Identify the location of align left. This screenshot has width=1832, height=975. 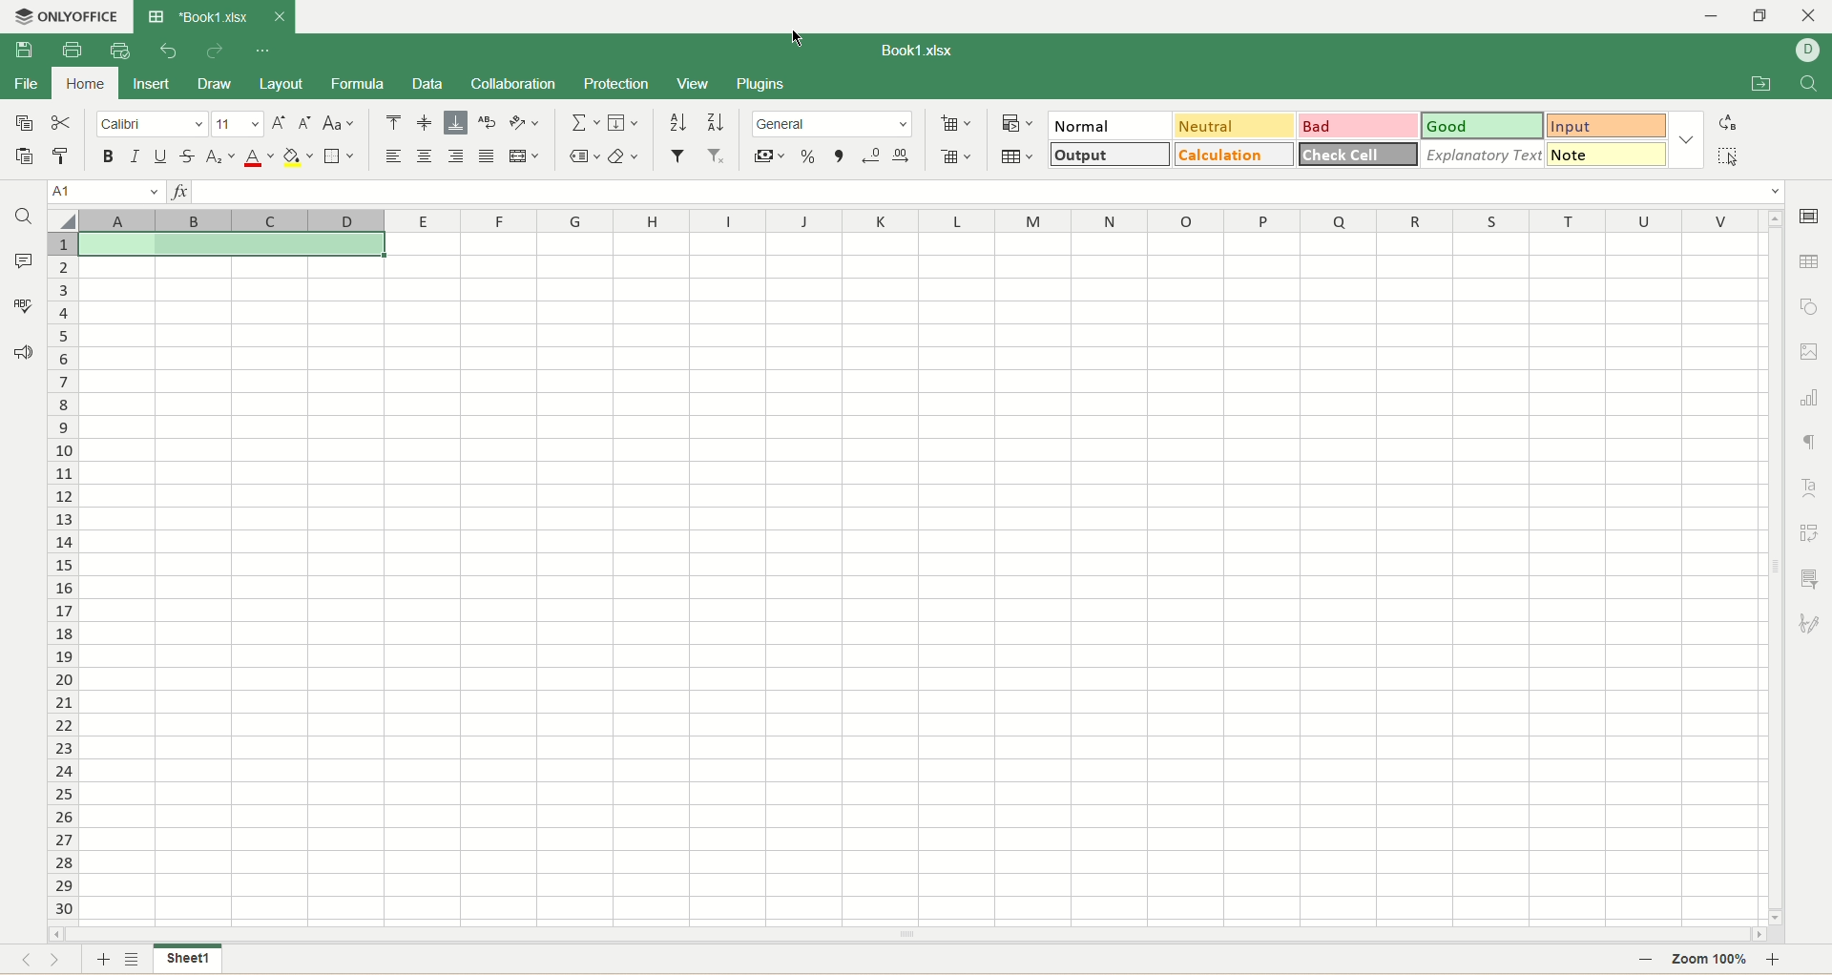
(394, 157).